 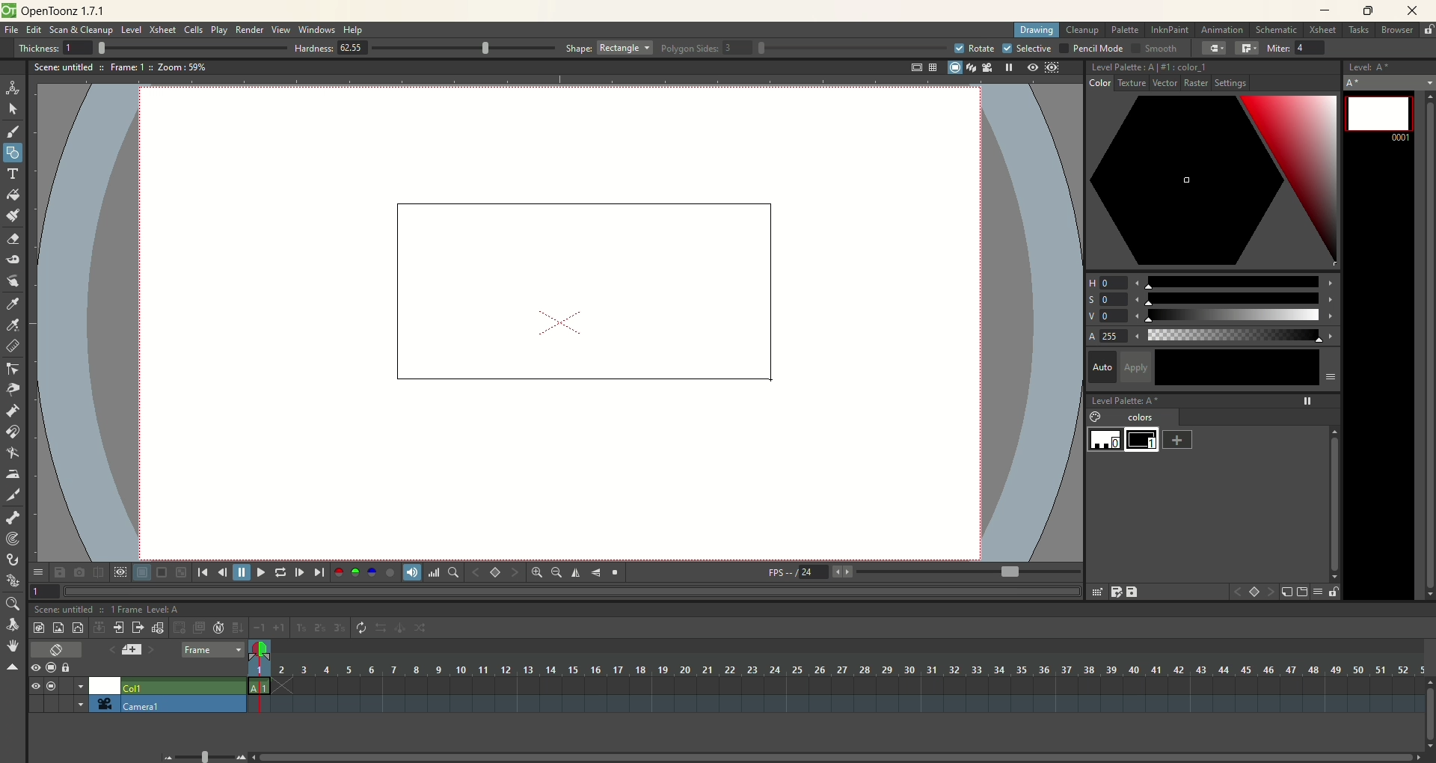 I want to click on edit, so click(x=34, y=31).